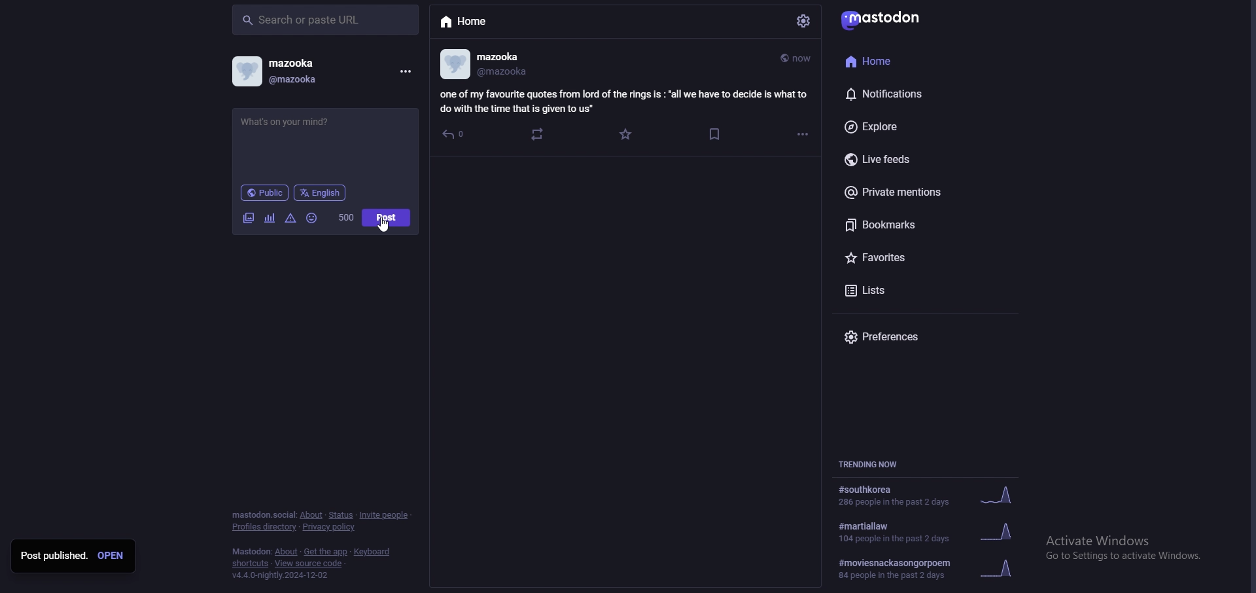 Image resolution: width=1256 pixels, height=593 pixels. I want to click on mastodon, so click(251, 552).